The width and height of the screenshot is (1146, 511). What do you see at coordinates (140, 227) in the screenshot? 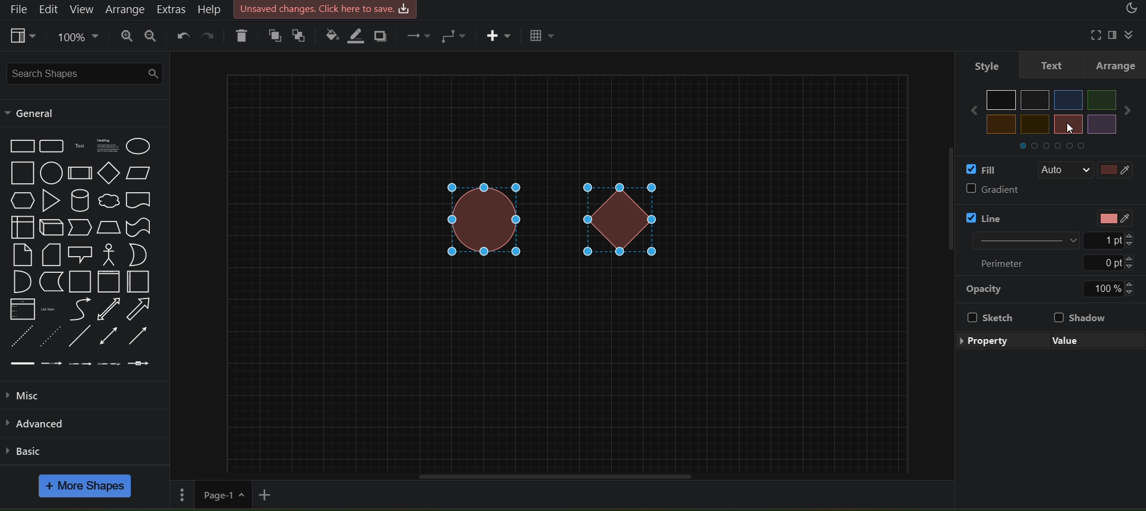
I see `Tape` at bounding box center [140, 227].